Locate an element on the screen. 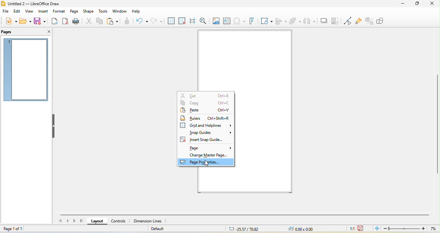 Image resolution: width=440 pixels, height=233 pixels. page is located at coordinates (210, 148).